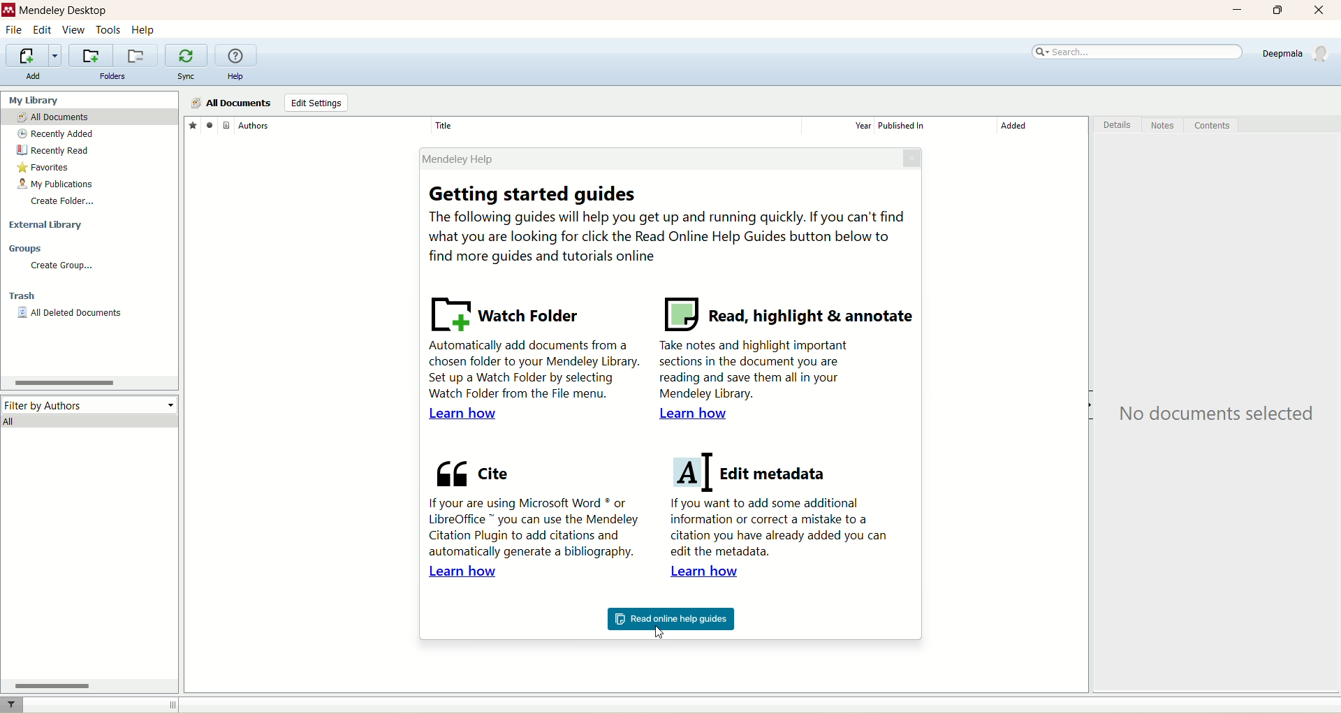  What do you see at coordinates (237, 76) in the screenshot?
I see `help` at bounding box center [237, 76].